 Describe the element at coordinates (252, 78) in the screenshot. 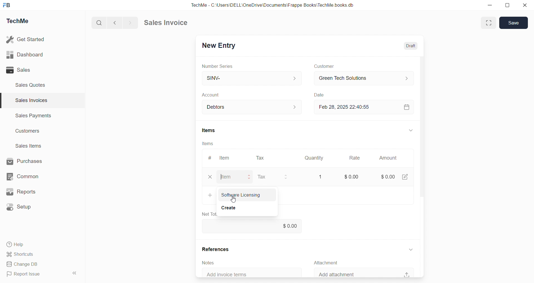

I see `SINV-` at that location.